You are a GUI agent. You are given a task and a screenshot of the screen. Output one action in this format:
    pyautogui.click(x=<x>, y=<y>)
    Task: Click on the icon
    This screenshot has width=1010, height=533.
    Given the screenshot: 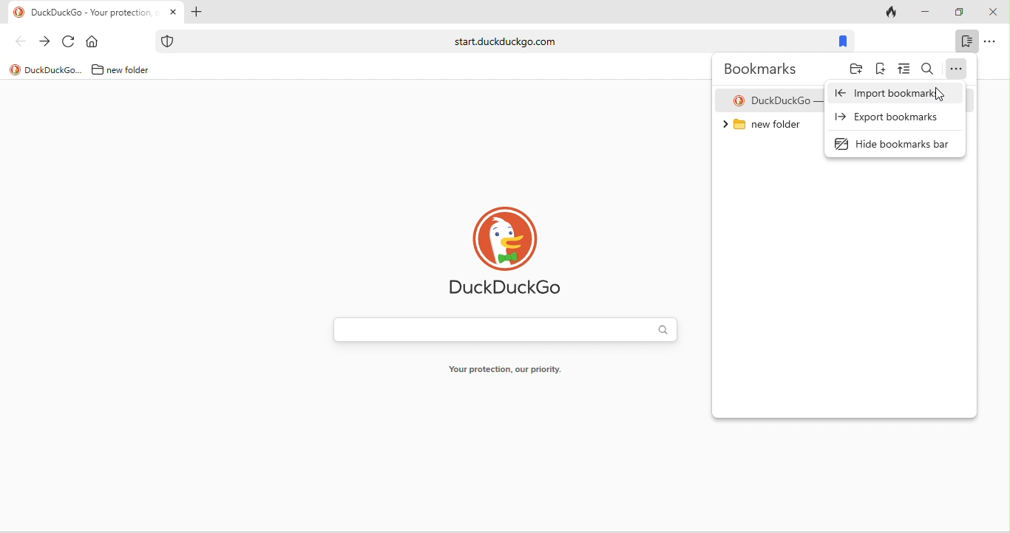 What is the action you would take?
    pyautogui.click(x=168, y=41)
    